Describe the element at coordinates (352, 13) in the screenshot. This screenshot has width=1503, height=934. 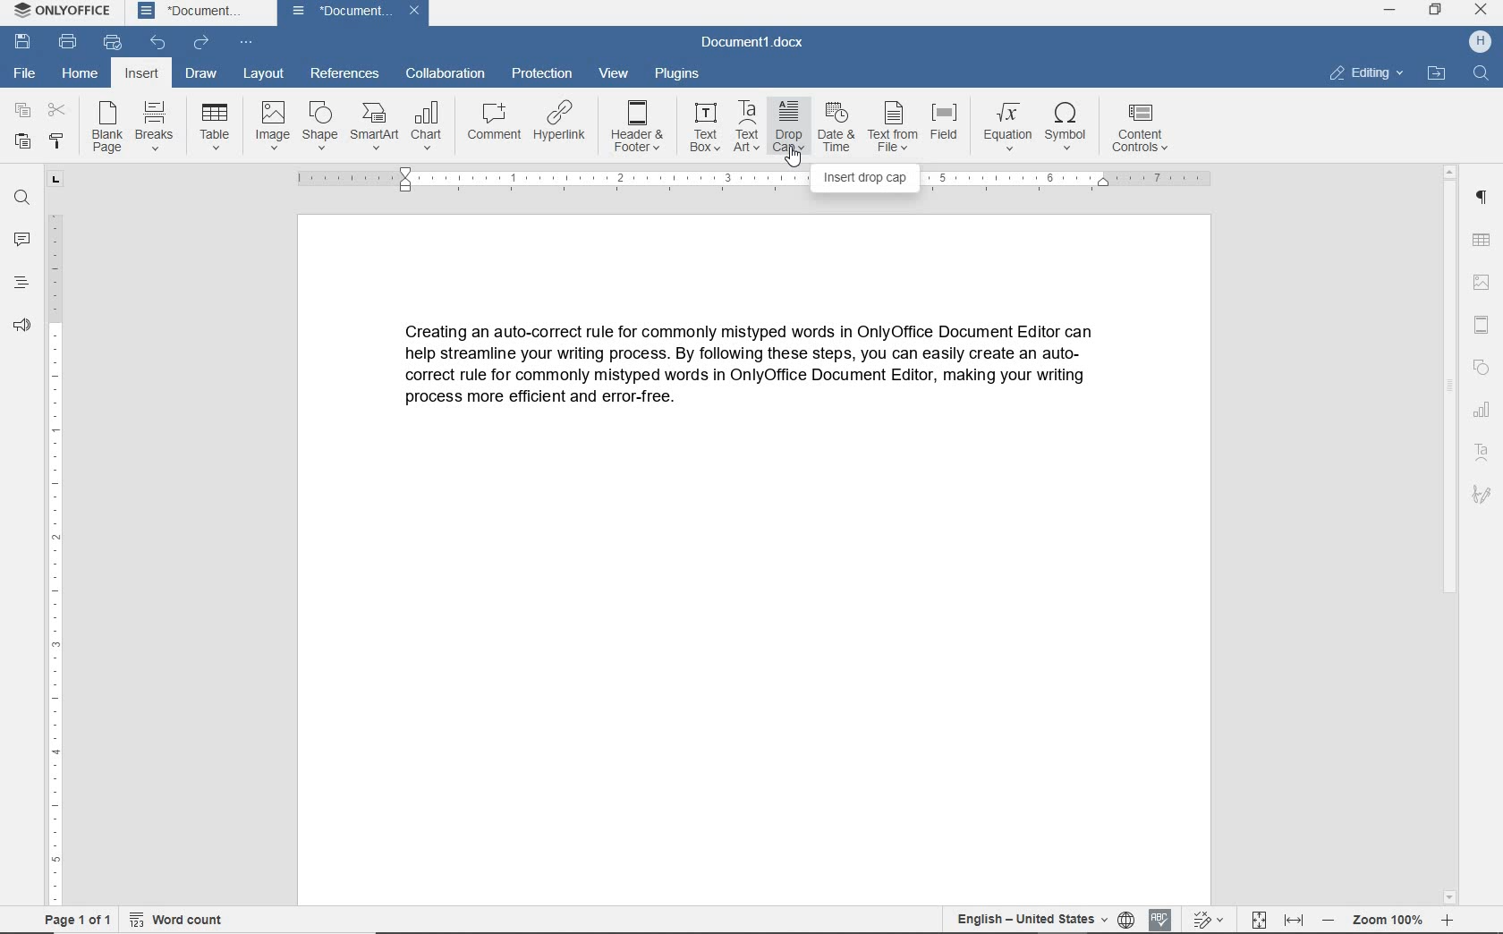
I see `document name` at that location.